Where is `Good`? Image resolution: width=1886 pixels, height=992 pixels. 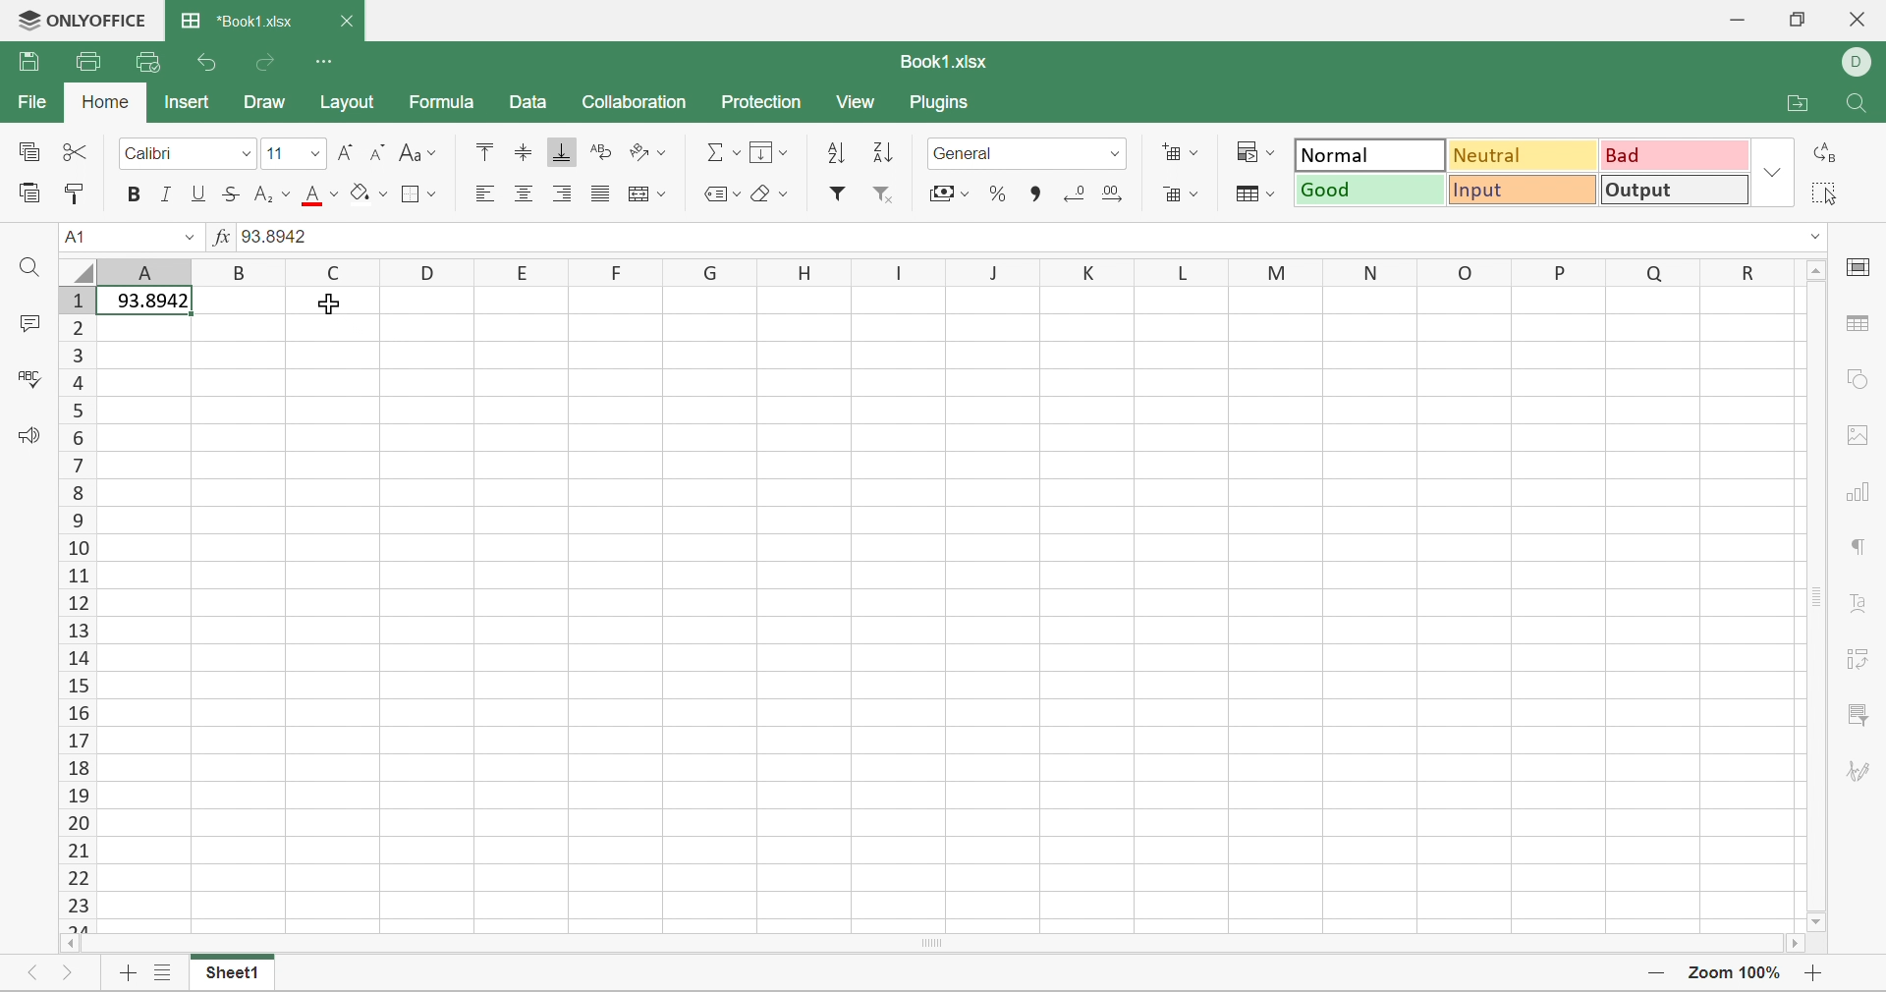
Good is located at coordinates (1372, 190).